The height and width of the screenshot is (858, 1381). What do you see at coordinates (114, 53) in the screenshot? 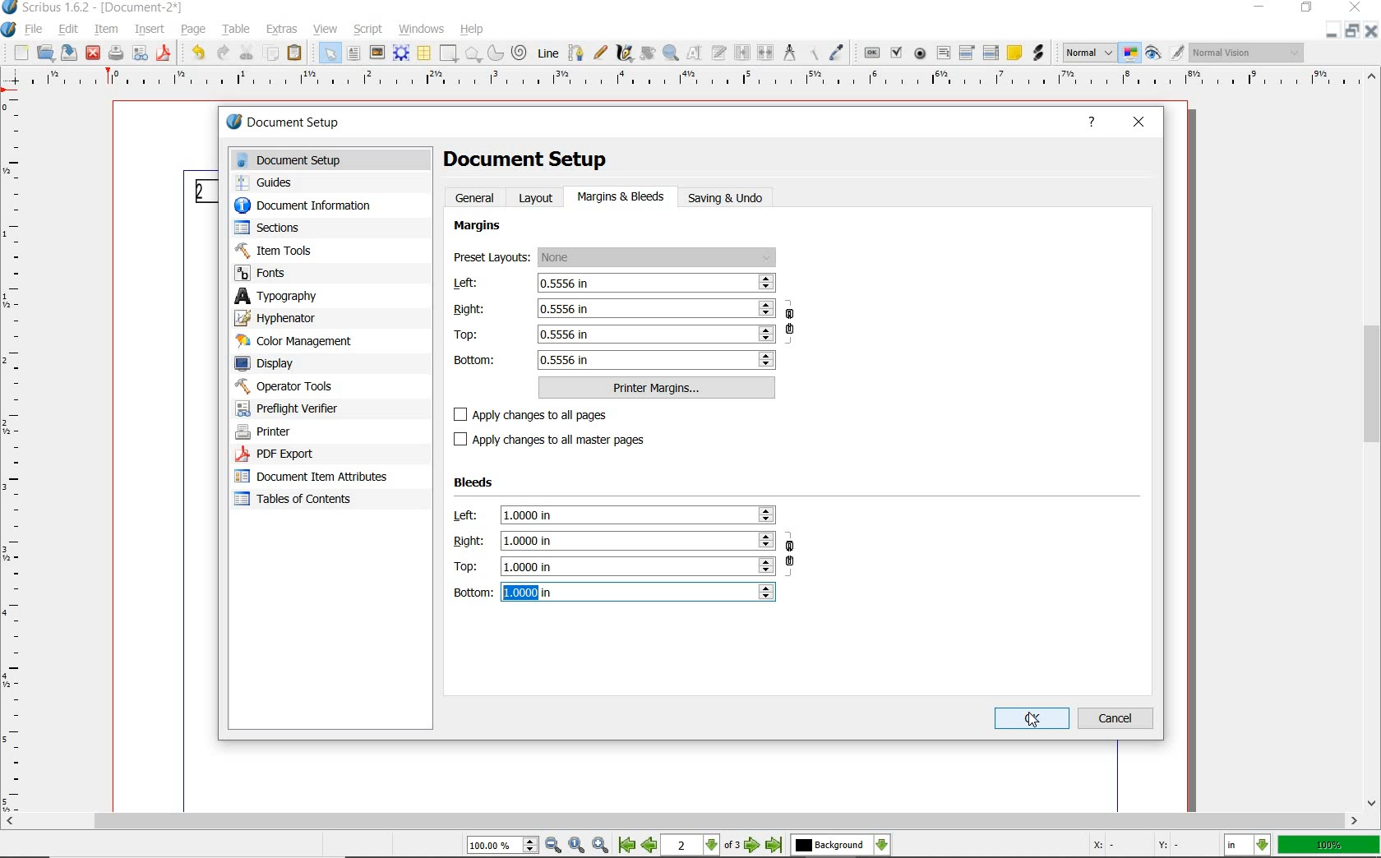
I see `print` at bounding box center [114, 53].